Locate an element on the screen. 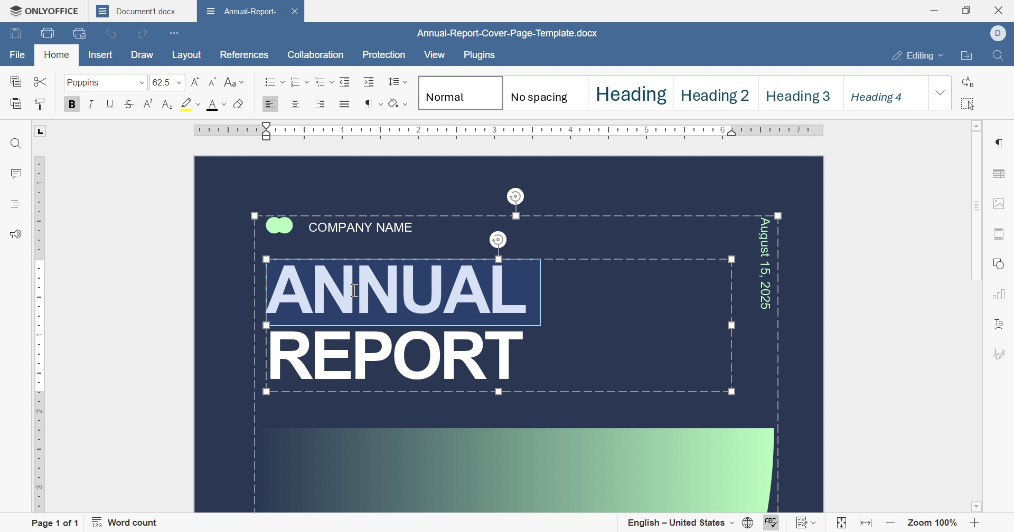  references is located at coordinates (243, 54).